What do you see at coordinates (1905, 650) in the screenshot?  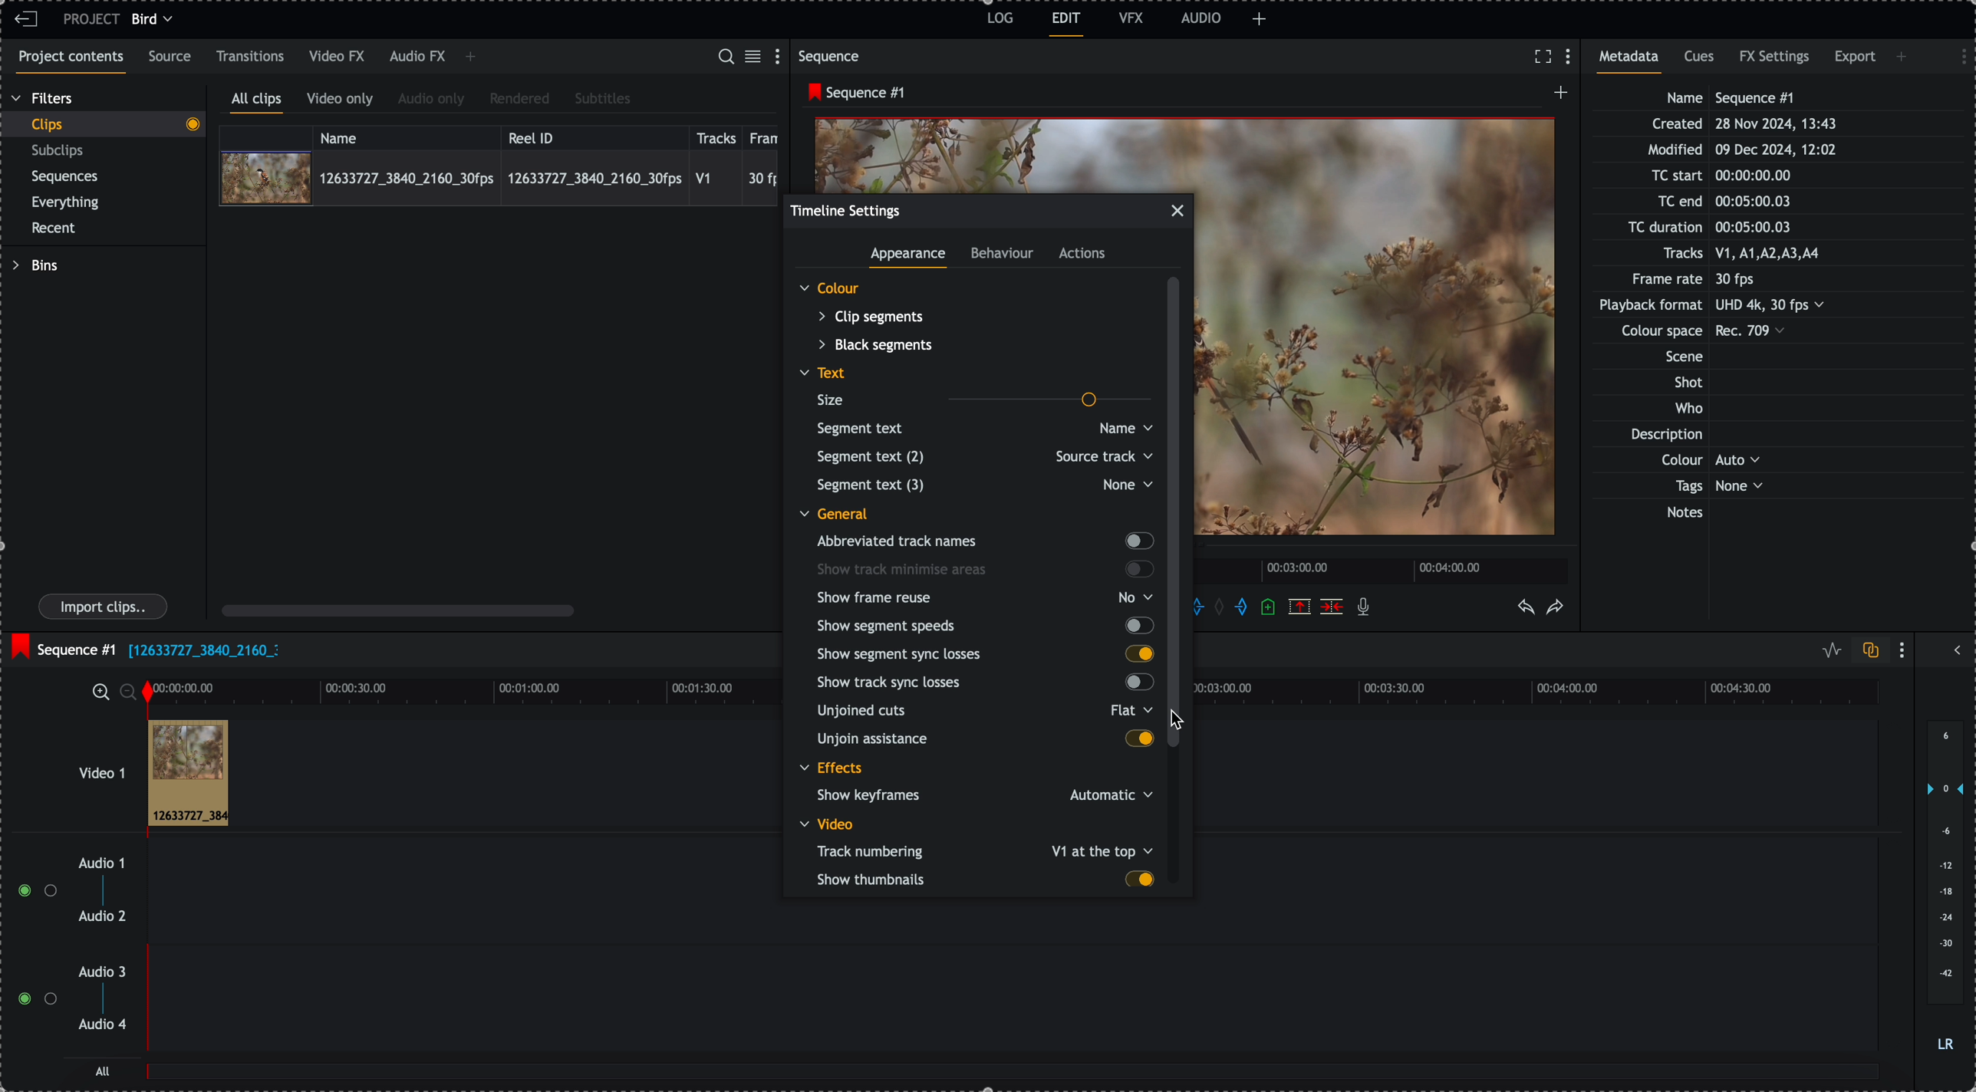 I see `show settings menu` at bounding box center [1905, 650].